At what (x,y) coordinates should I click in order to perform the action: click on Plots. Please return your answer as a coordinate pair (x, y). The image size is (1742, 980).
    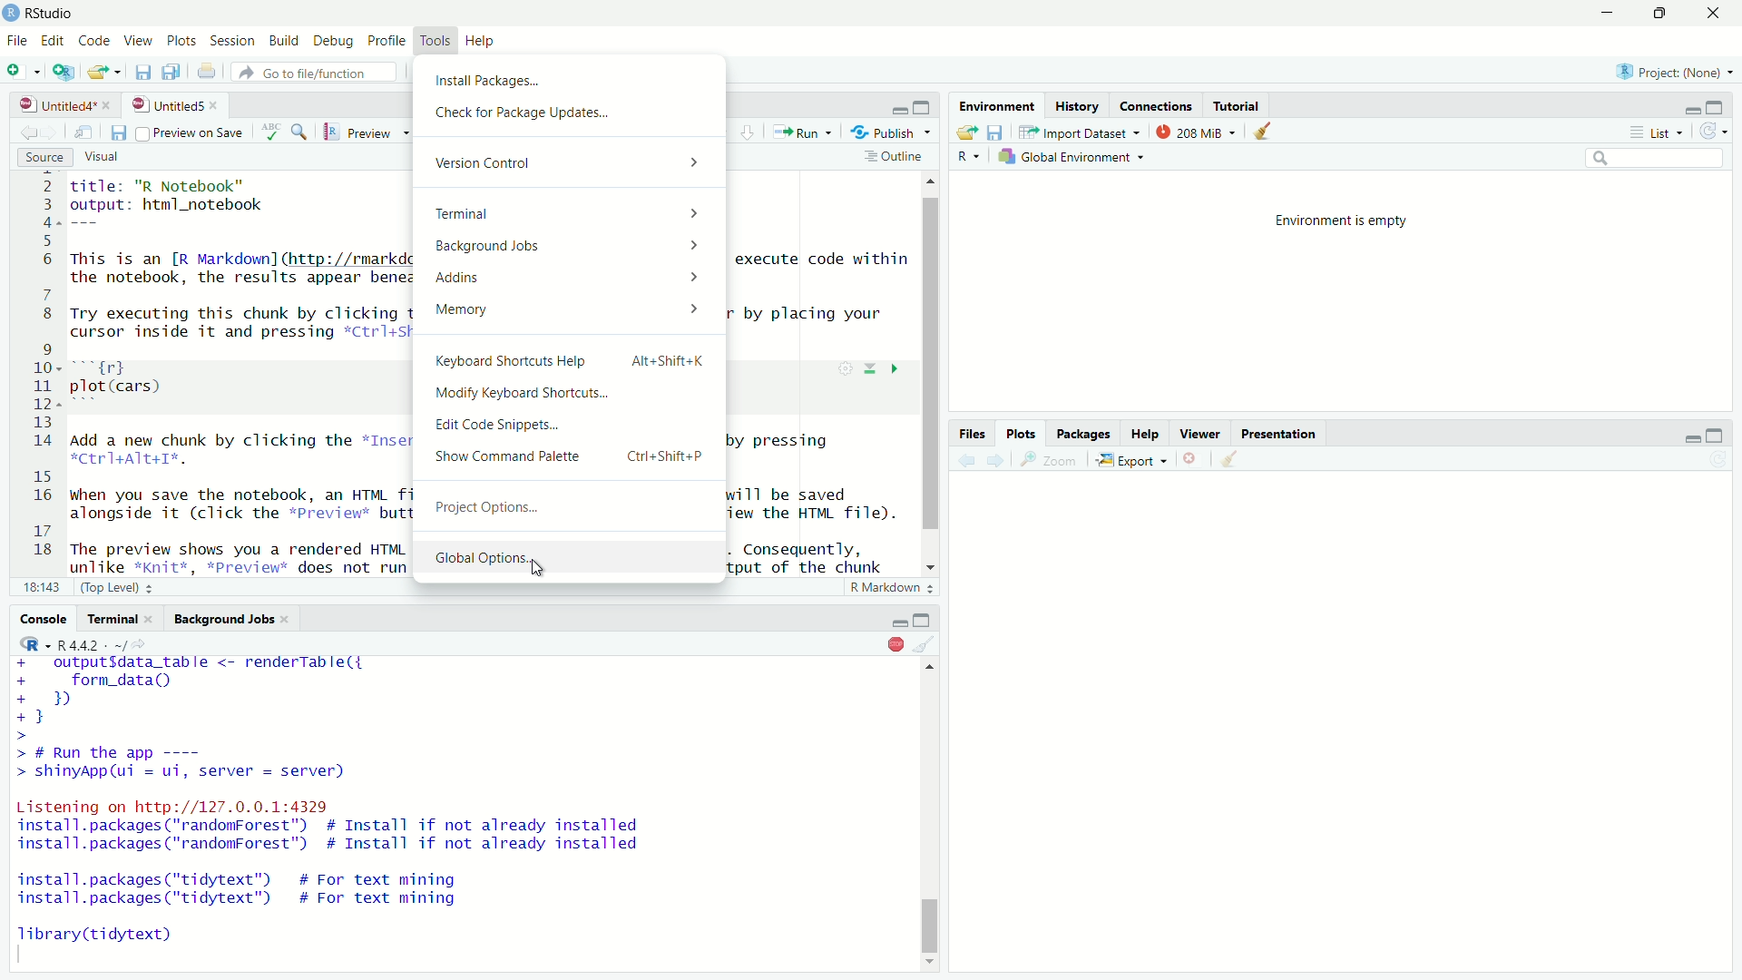
    Looking at the image, I should click on (182, 42).